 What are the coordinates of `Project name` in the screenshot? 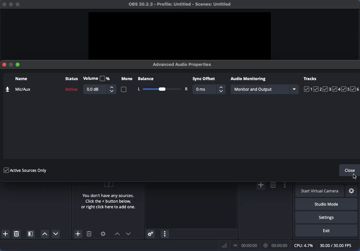 It's located at (182, 5).